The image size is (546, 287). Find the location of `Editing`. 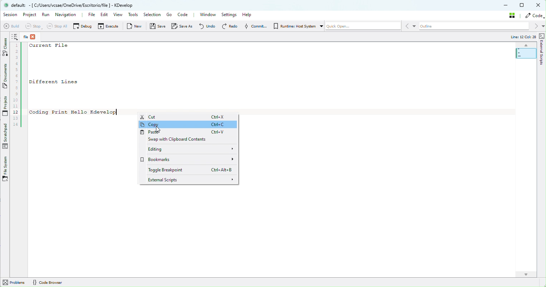

Editing is located at coordinates (187, 150).